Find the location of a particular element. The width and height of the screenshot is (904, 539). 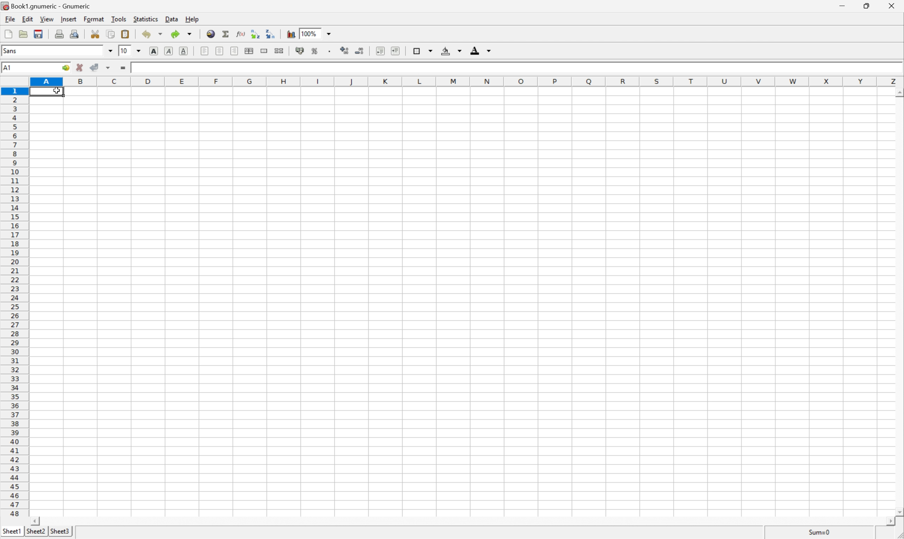

sheet3 is located at coordinates (60, 532).